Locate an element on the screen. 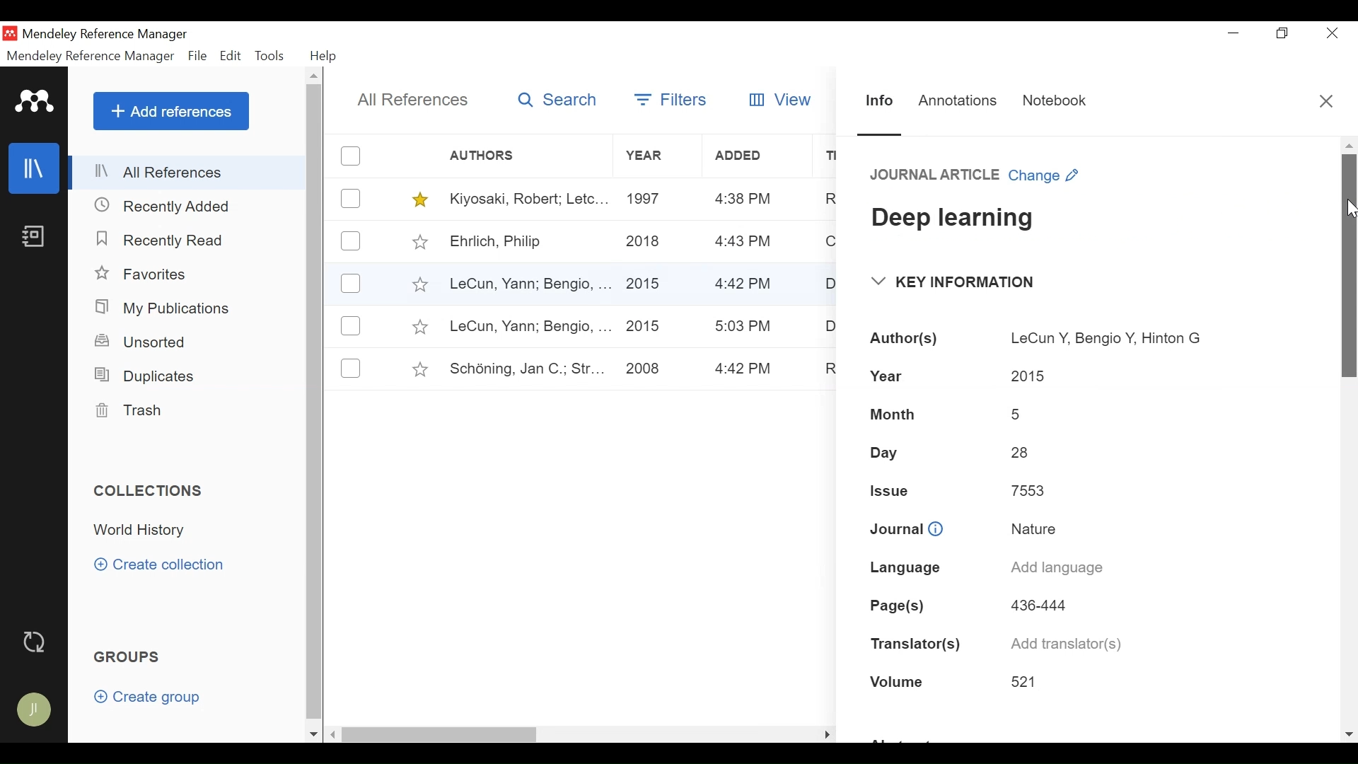 The width and height of the screenshot is (1358, 764). (un)select is located at coordinates (350, 325).